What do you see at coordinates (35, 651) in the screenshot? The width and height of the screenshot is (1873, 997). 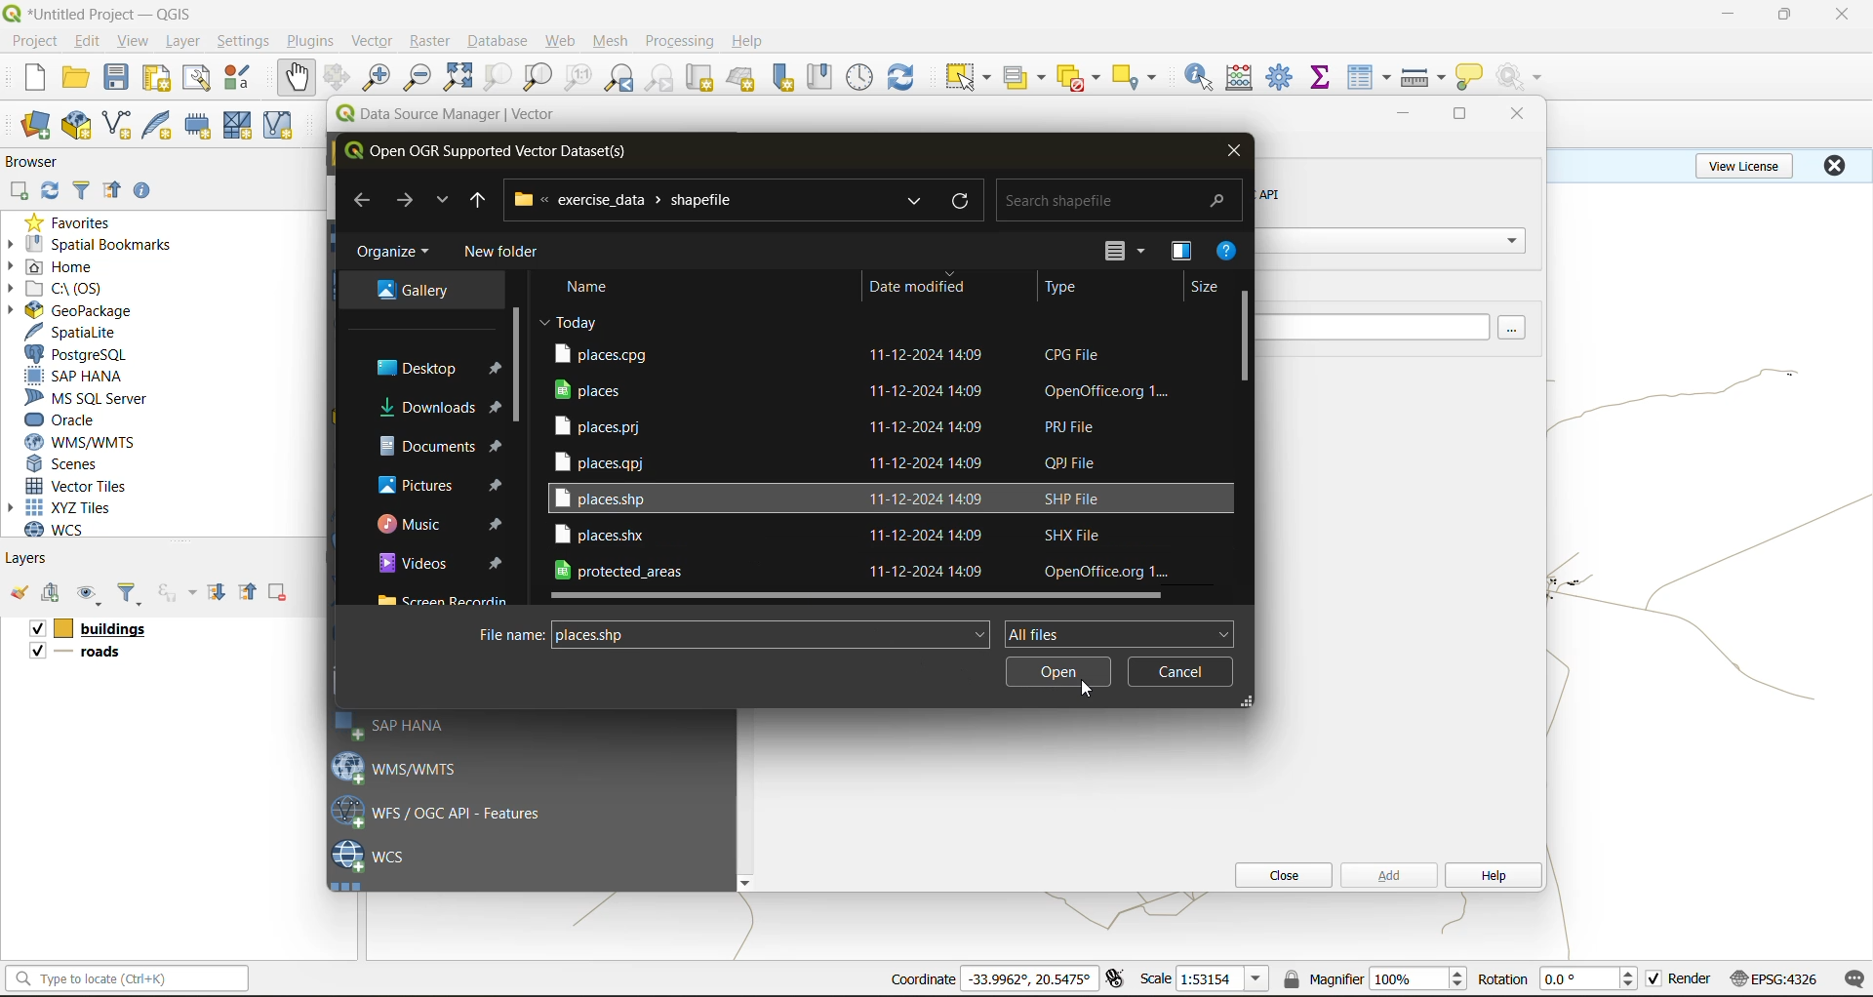 I see `checkbox` at bounding box center [35, 651].